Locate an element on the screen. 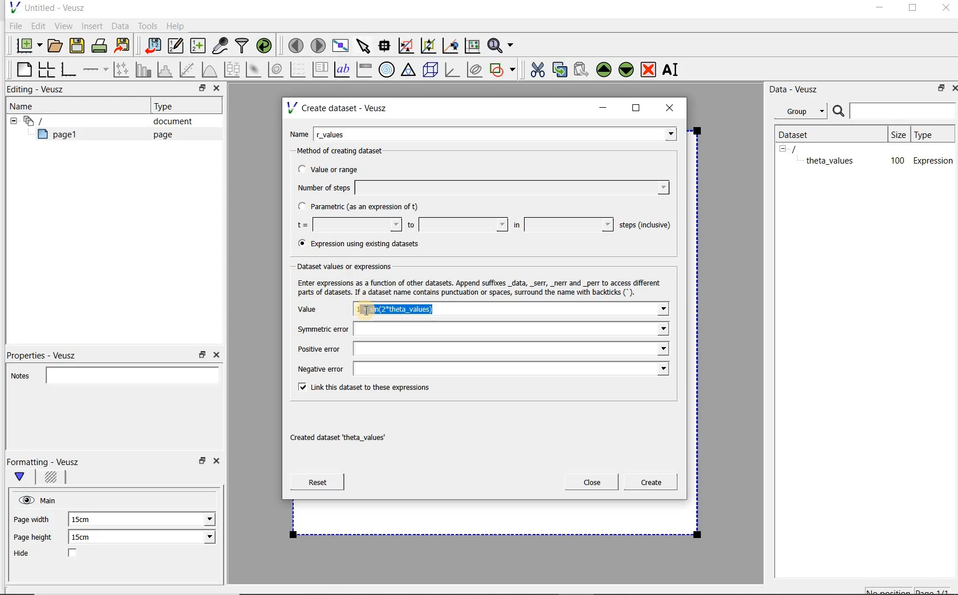 The height and width of the screenshot is (595, 958). click to recenter graph axes is located at coordinates (451, 46).